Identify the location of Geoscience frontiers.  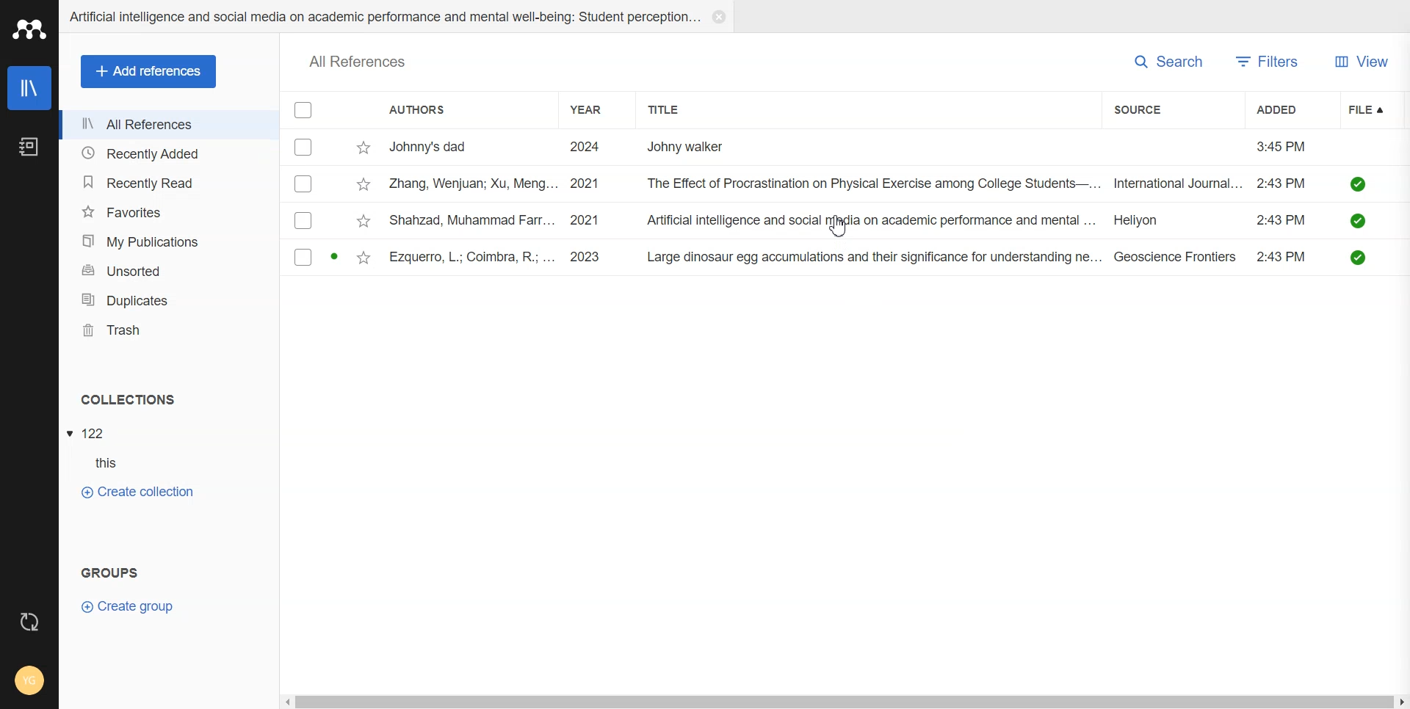
(1179, 260).